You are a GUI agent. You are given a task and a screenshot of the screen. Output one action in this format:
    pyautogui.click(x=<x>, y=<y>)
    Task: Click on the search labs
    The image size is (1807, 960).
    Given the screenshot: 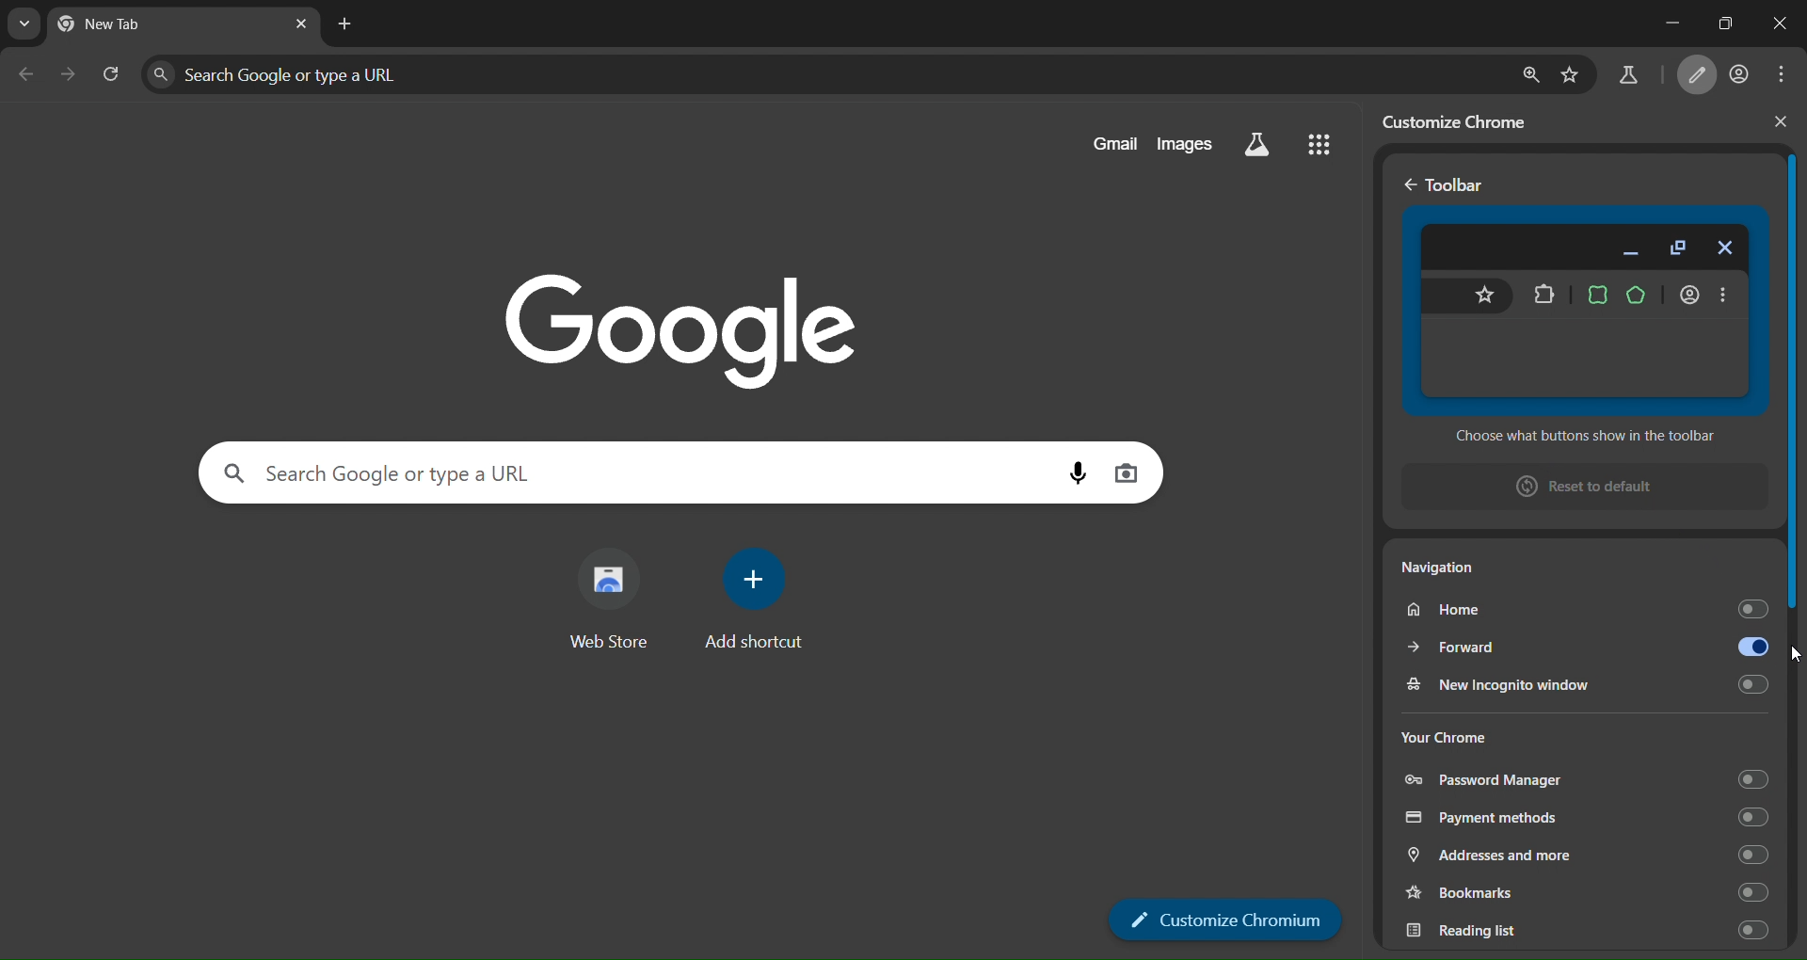 What is the action you would take?
    pyautogui.click(x=1627, y=79)
    